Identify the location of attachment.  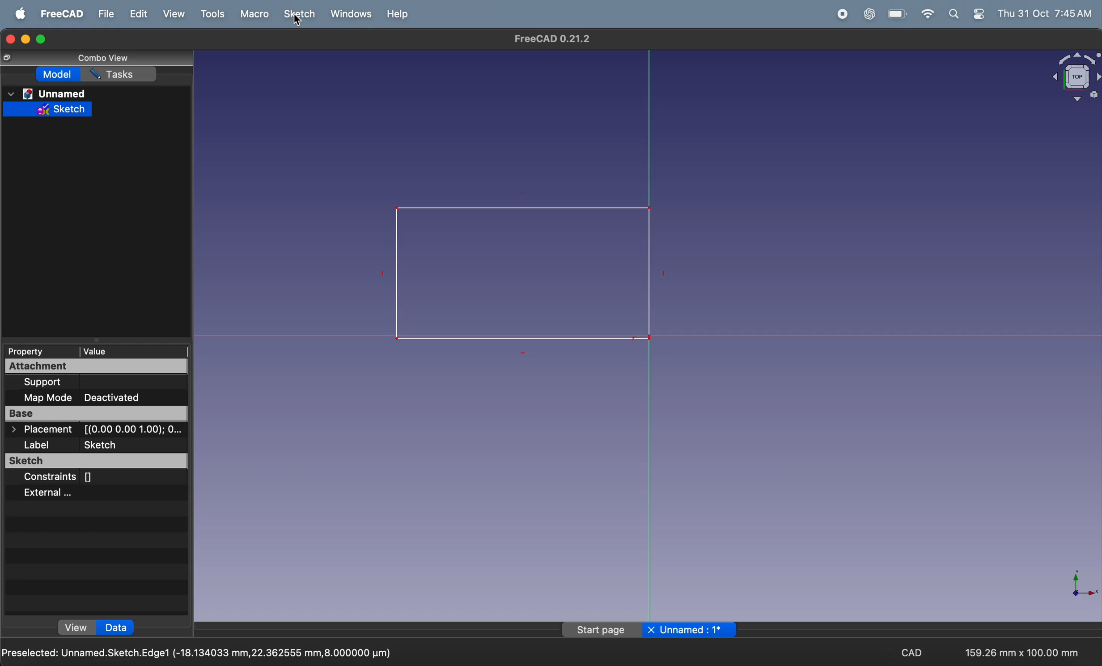
(97, 366).